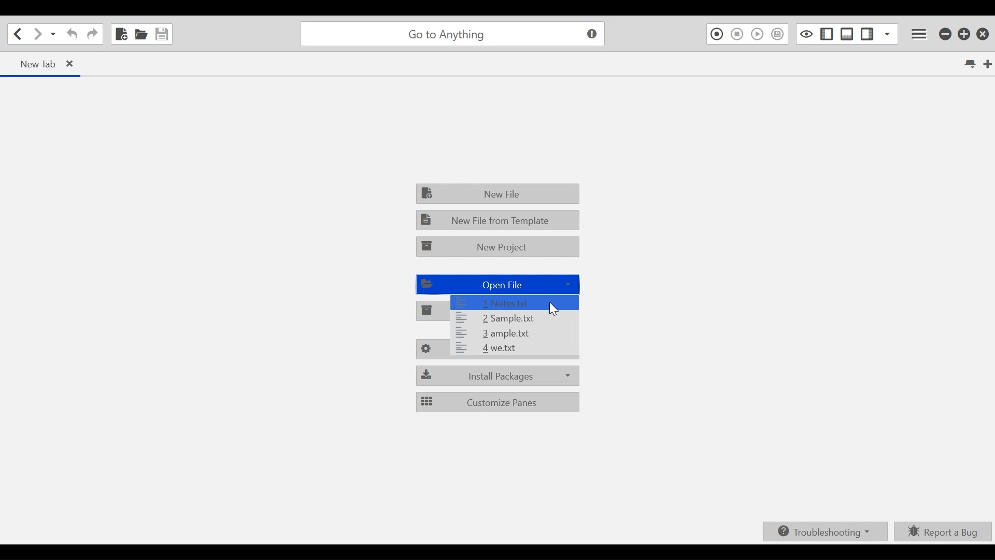 The width and height of the screenshot is (995, 560). What do you see at coordinates (554, 309) in the screenshot?
I see `Cursor` at bounding box center [554, 309].